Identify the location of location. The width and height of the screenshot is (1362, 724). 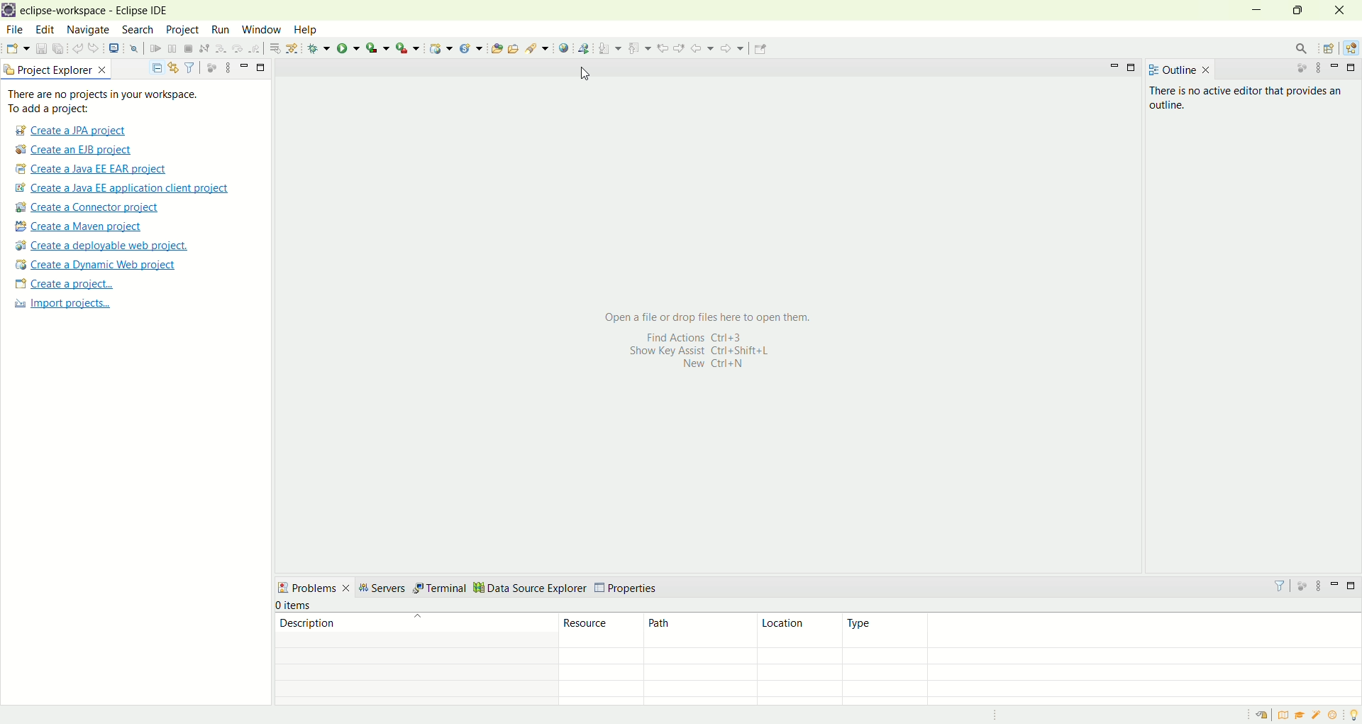
(798, 630).